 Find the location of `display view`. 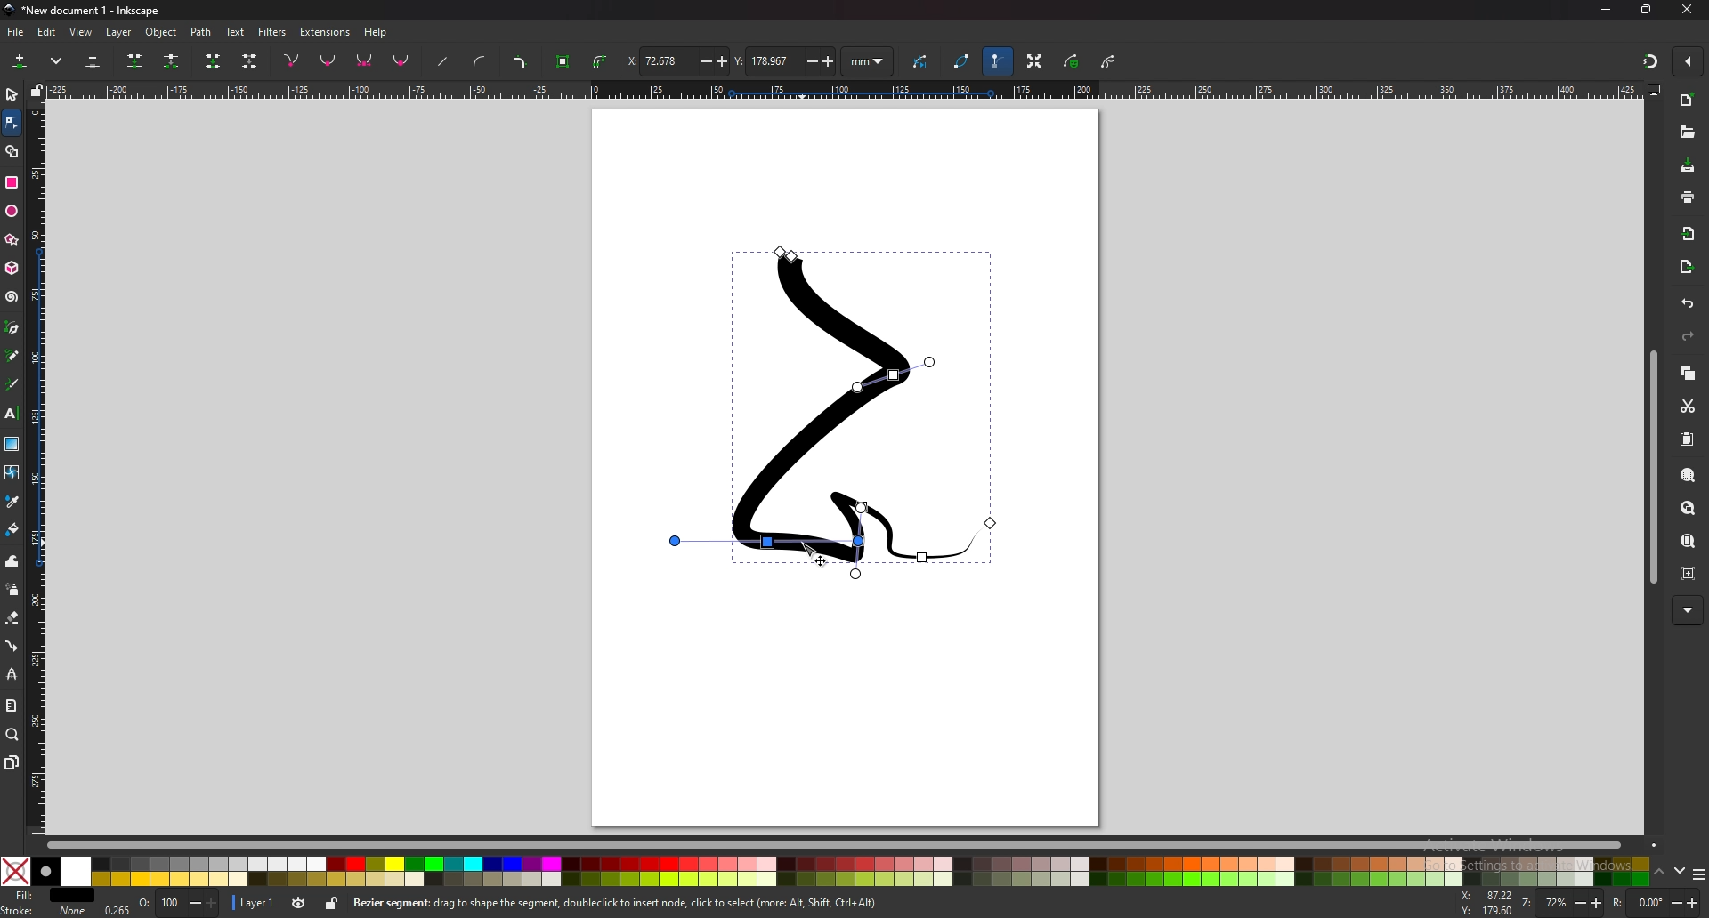

display view is located at coordinates (1655, 90).